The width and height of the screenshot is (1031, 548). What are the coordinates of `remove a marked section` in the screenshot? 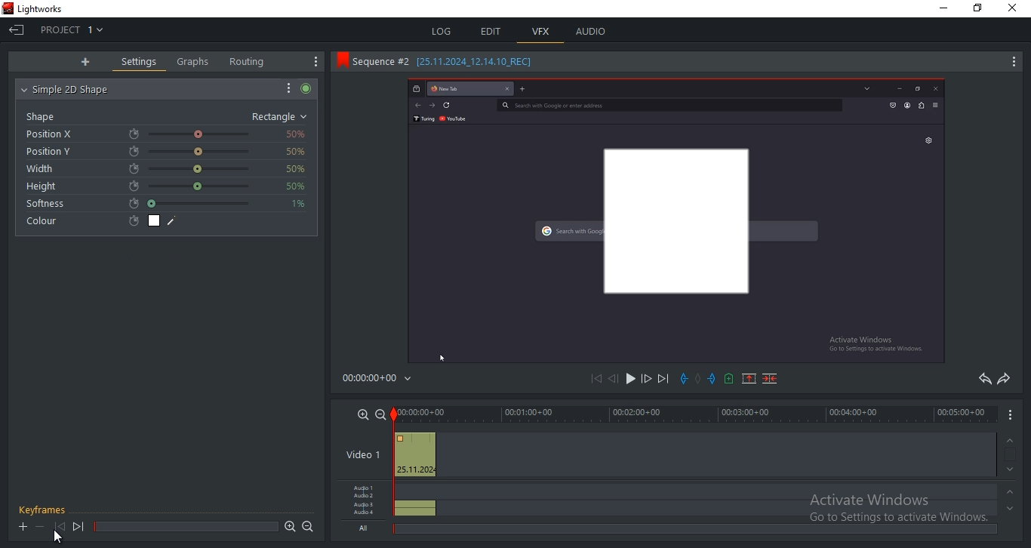 It's located at (747, 377).